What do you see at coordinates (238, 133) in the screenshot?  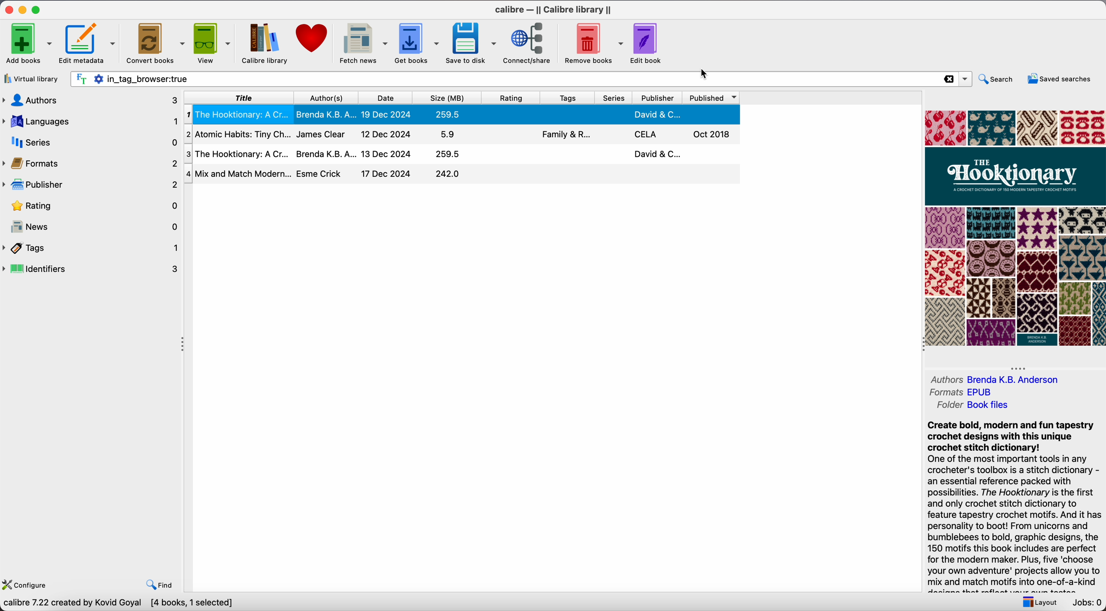 I see `Atomic Habits: Tiny Ch..` at bounding box center [238, 133].